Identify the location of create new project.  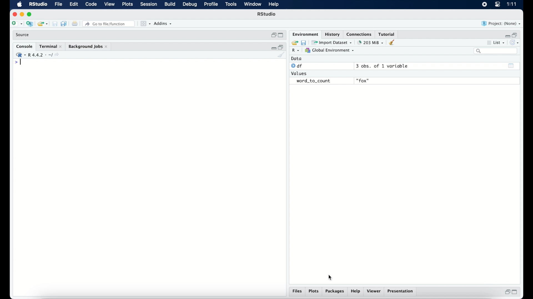
(29, 24).